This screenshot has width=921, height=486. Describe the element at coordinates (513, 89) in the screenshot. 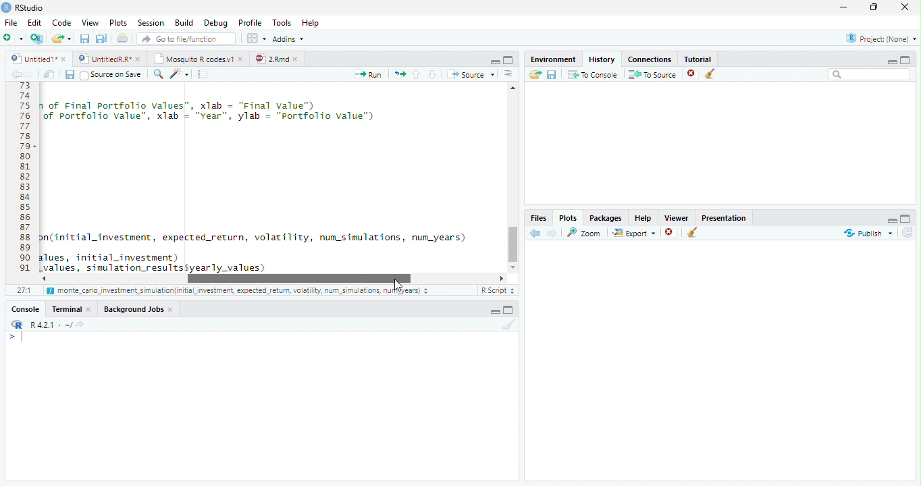

I see `Scroll Up` at that location.